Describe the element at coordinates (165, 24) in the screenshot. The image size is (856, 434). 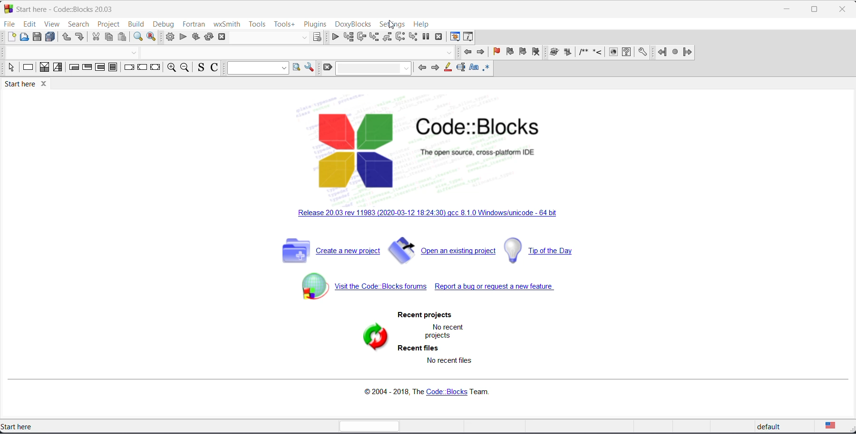
I see `debug` at that location.